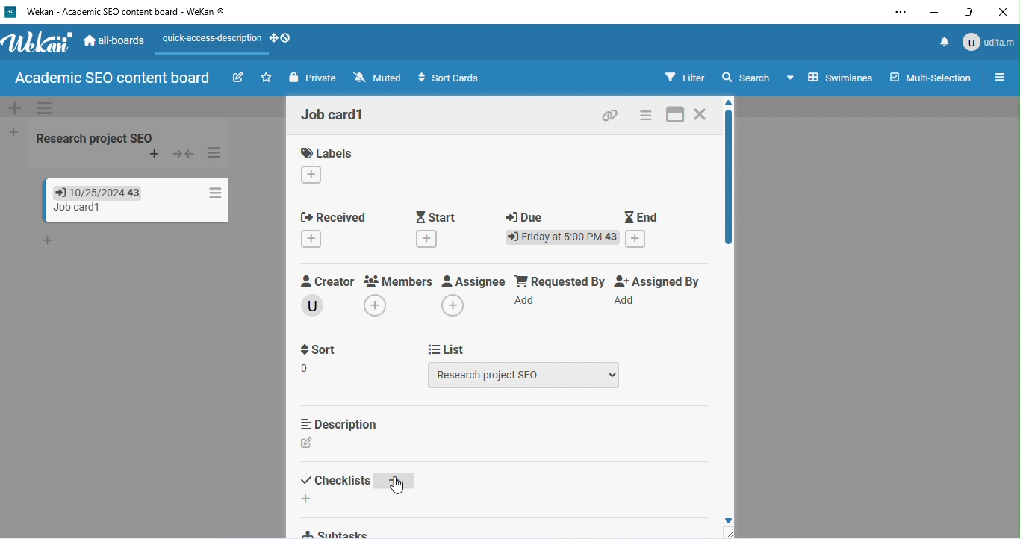 This screenshot has width=1020, height=539. What do you see at coordinates (282, 38) in the screenshot?
I see `how desktop drag handles` at bounding box center [282, 38].